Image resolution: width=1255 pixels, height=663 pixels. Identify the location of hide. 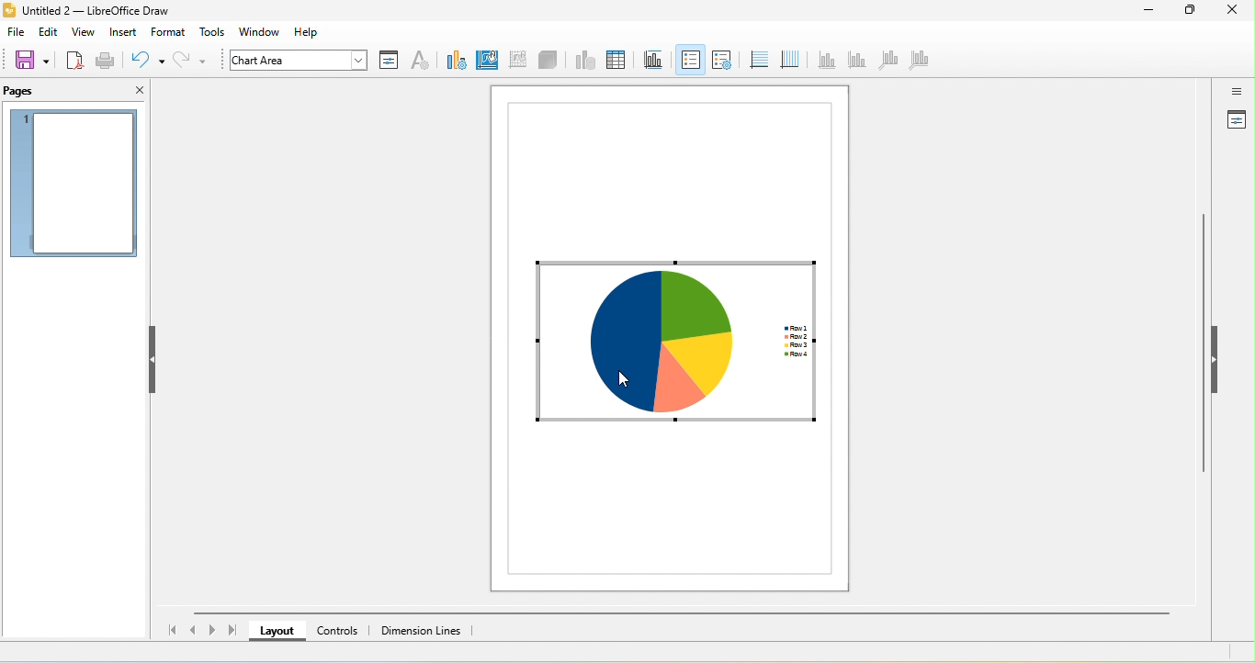
(154, 359).